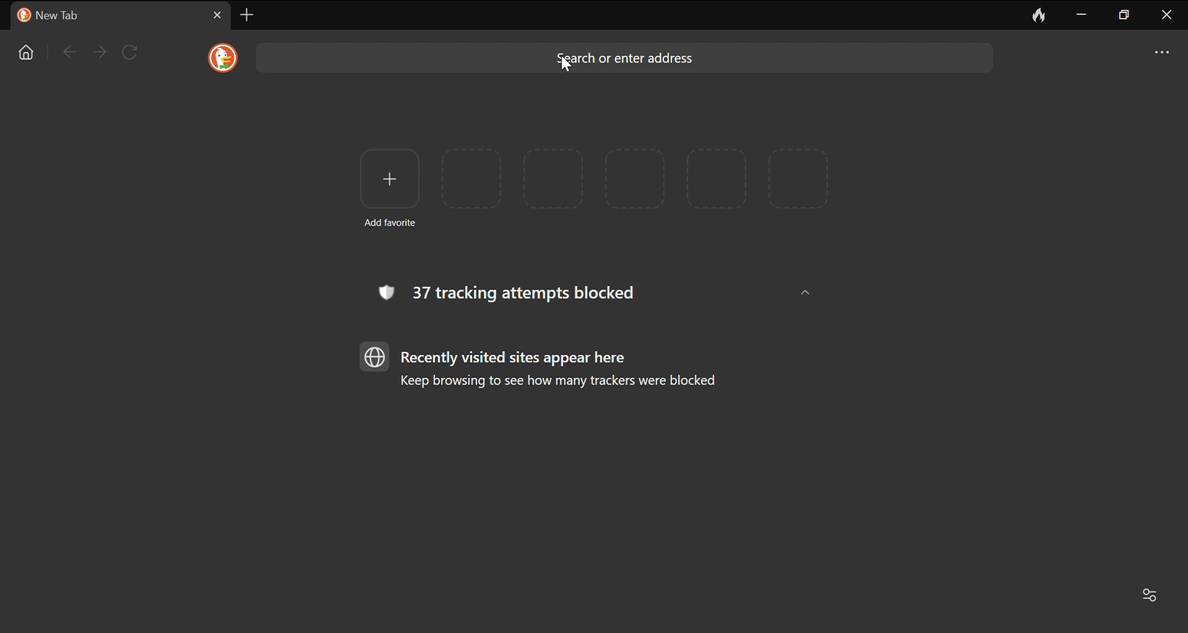  What do you see at coordinates (1126, 15) in the screenshot?
I see `maximize` at bounding box center [1126, 15].